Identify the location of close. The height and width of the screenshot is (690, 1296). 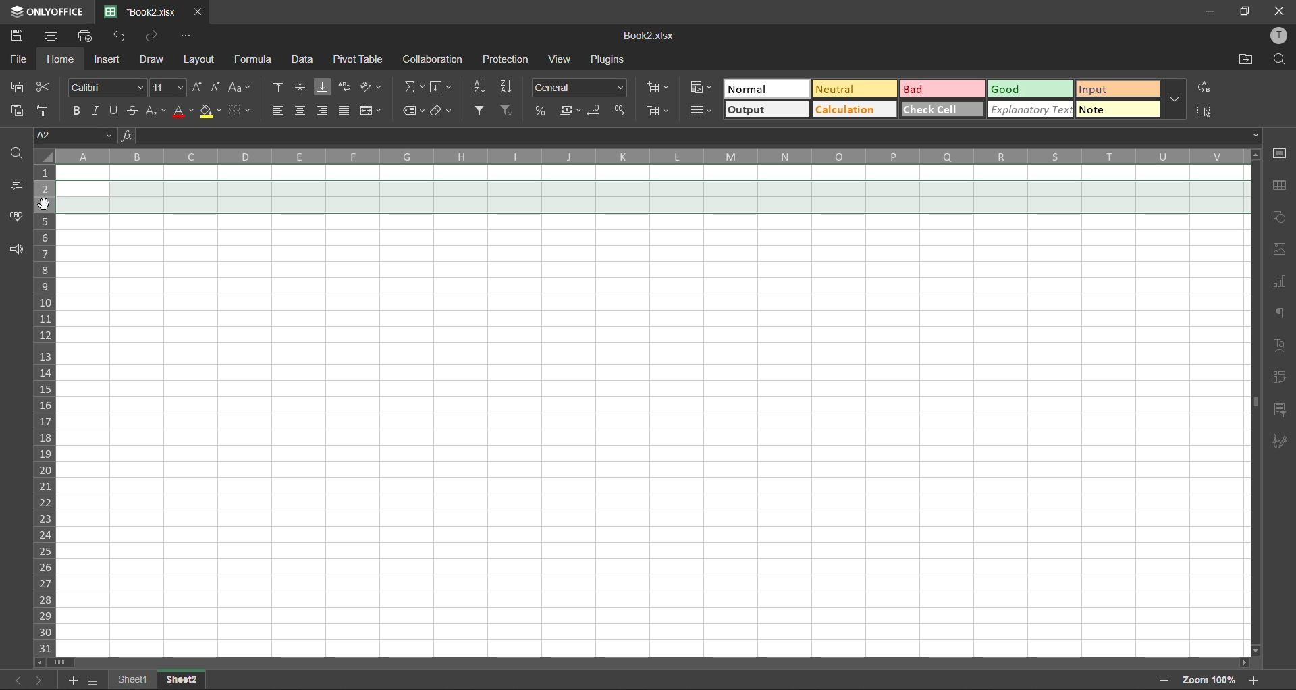
(1280, 11).